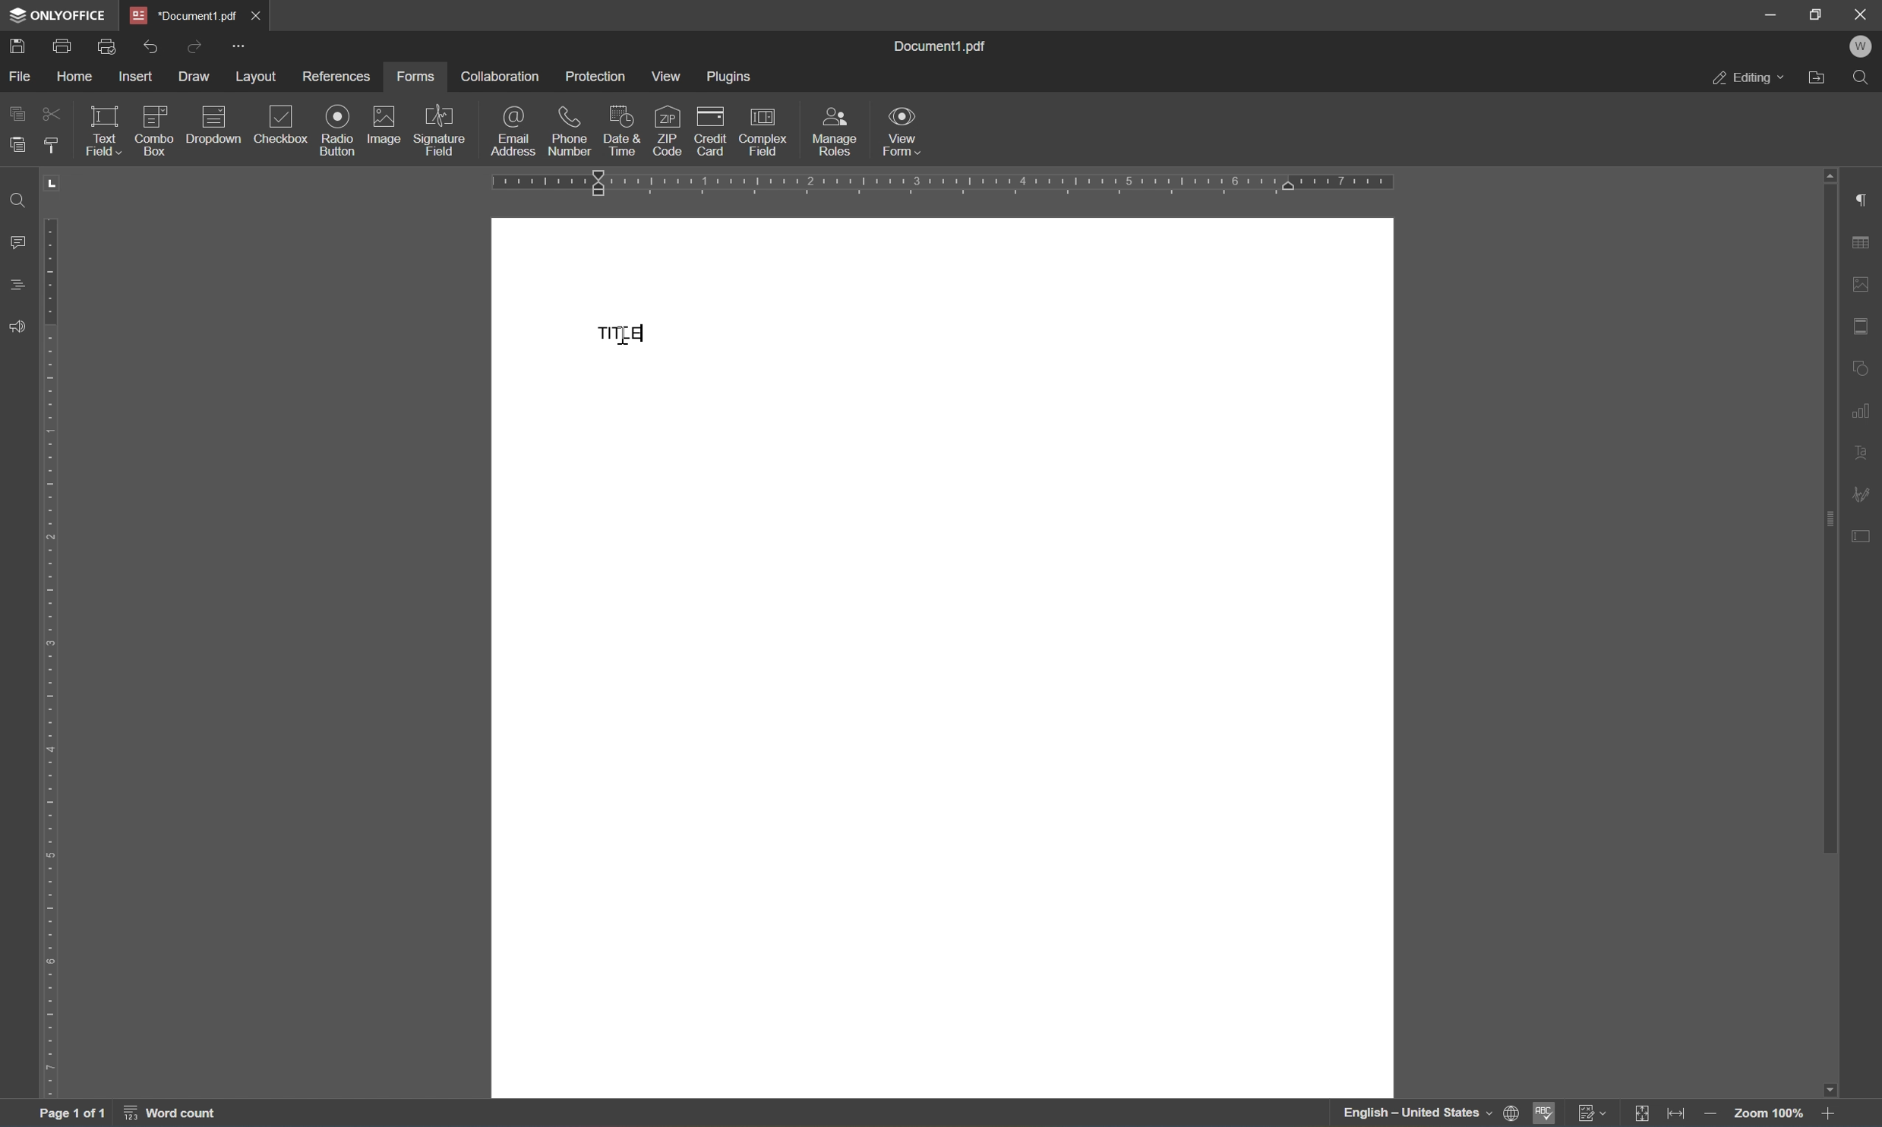 This screenshot has height=1127, width=1882. What do you see at coordinates (21, 74) in the screenshot?
I see `file` at bounding box center [21, 74].